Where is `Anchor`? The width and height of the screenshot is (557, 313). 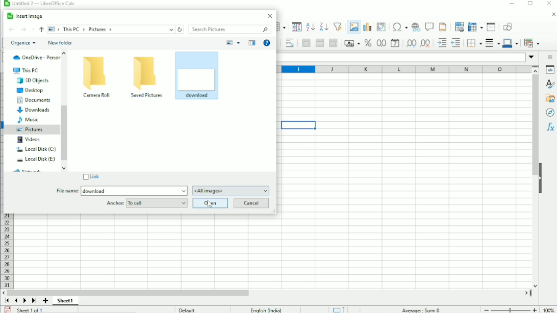
Anchor is located at coordinates (113, 202).